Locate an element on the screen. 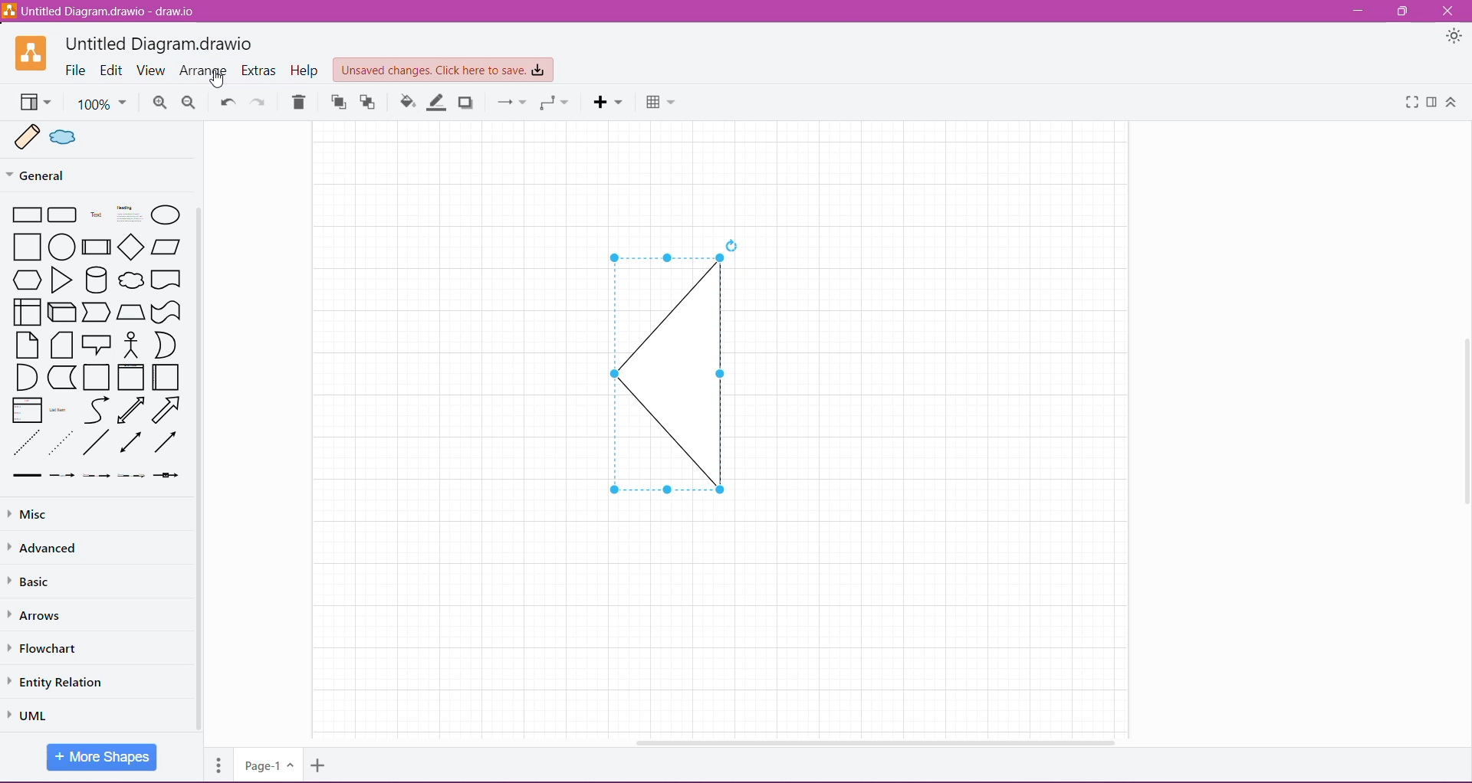 This screenshot has width=1472, height=783. Connectors is located at coordinates (511, 102).